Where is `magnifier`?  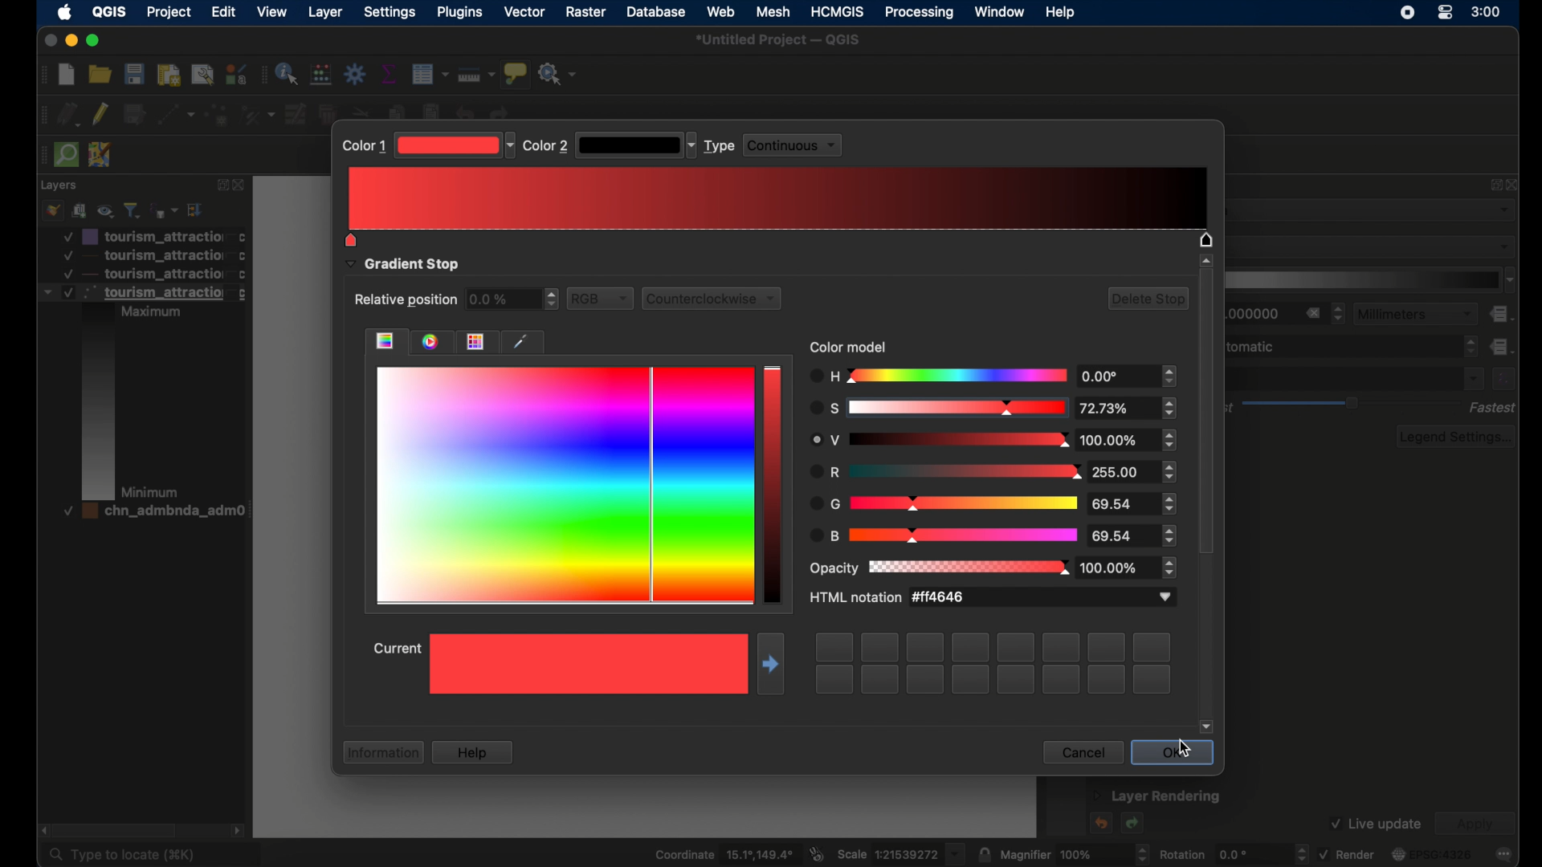
magnifier is located at coordinates (1075, 853).